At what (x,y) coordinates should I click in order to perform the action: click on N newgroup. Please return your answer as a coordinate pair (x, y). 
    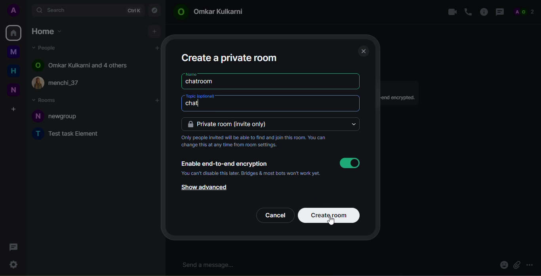
    Looking at the image, I should click on (61, 117).